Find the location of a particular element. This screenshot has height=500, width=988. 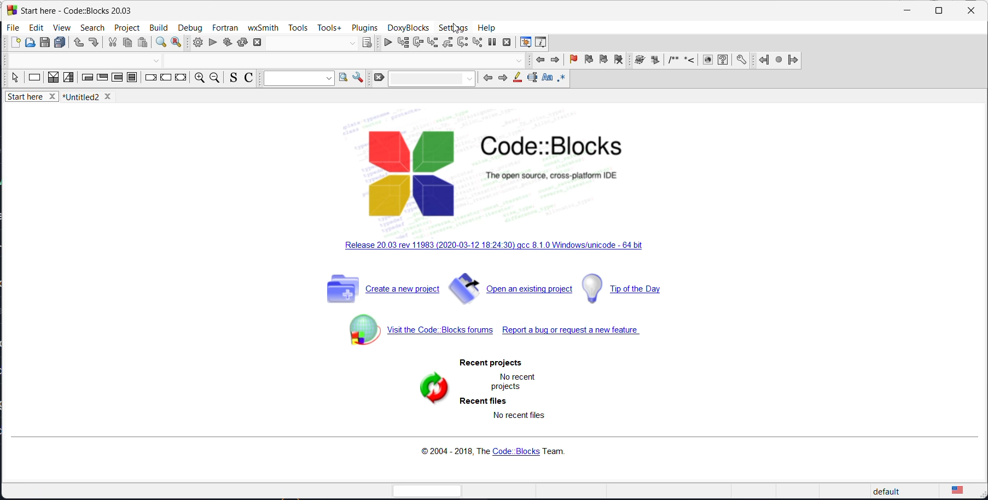

cut is located at coordinates (112, 43).